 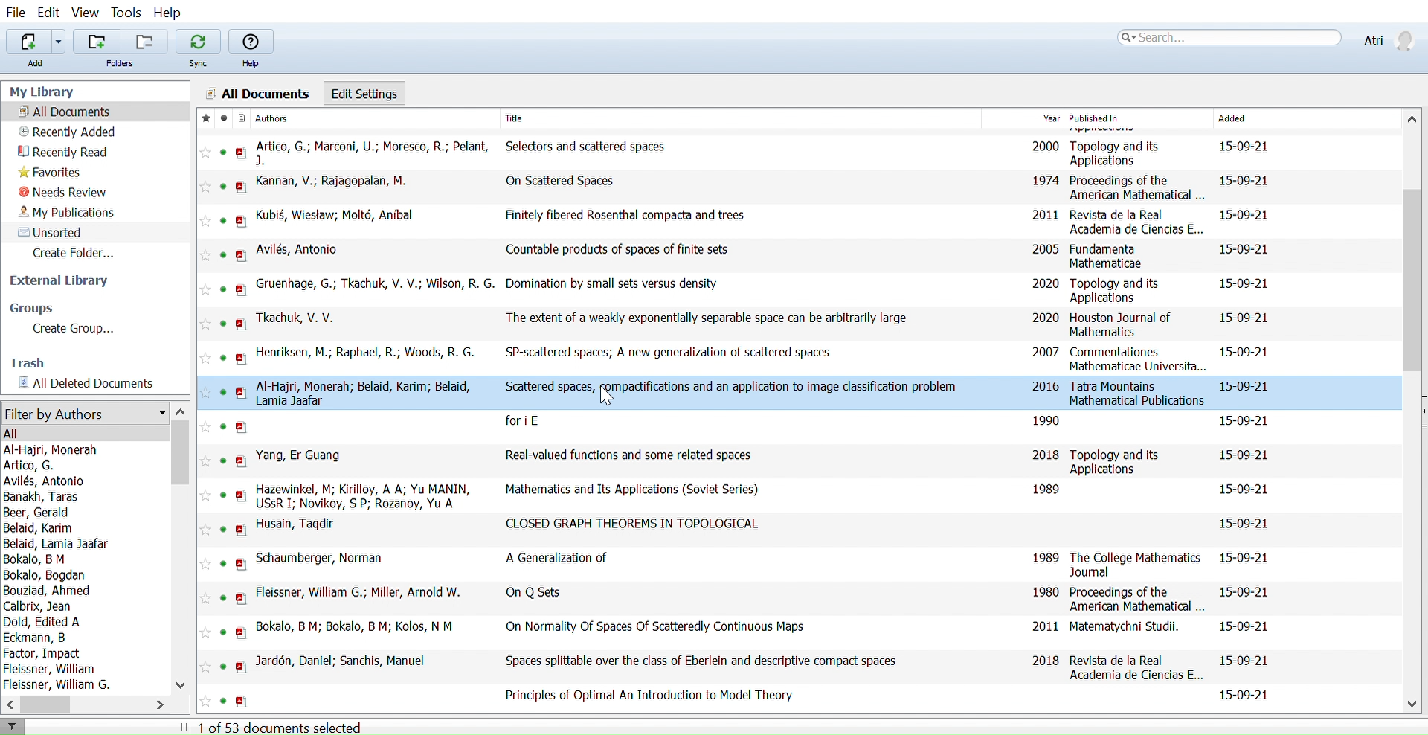 What do you see at coordinates (1138, 600) in the screenshot?
I see `Proceedings of the American Mathematical...` at bounding box center [1138, 600].